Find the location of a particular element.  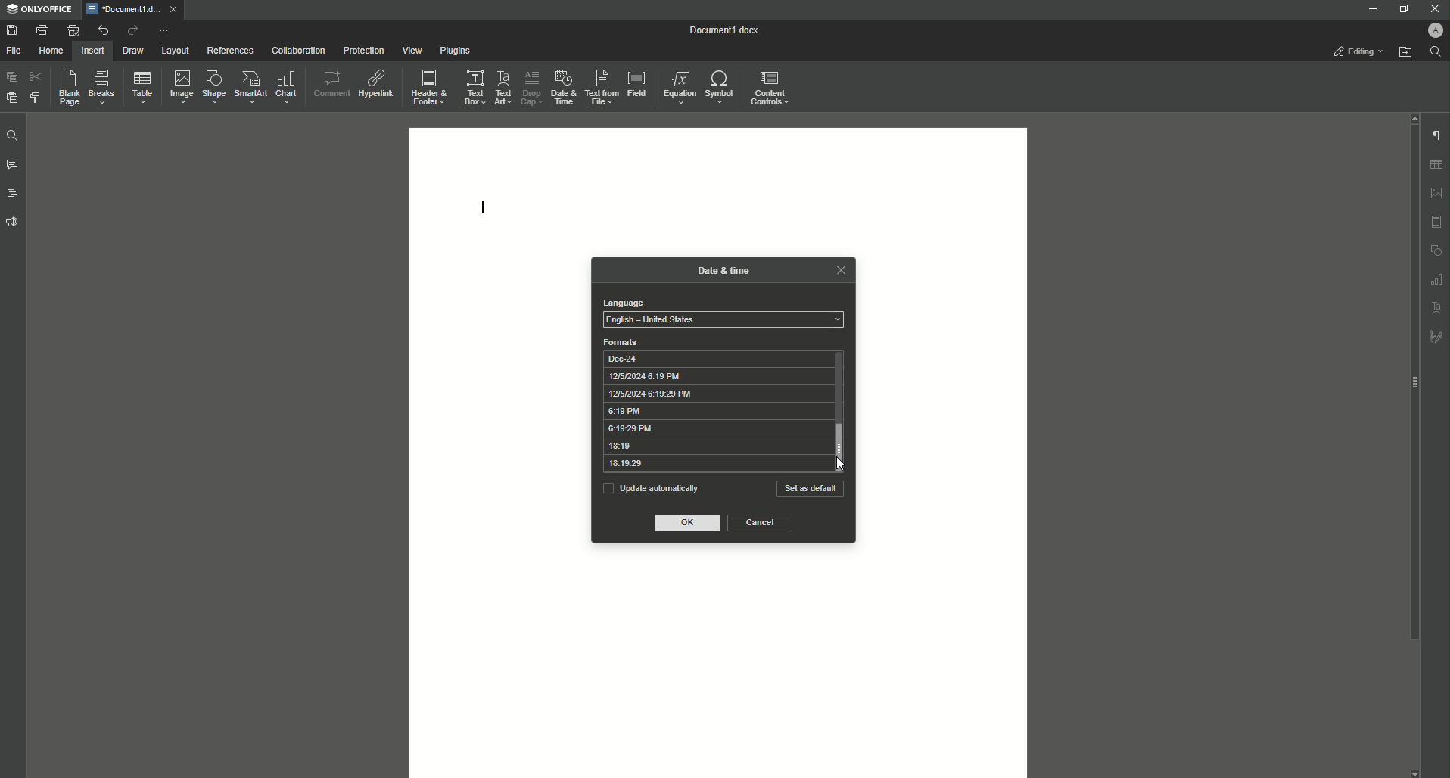

18:19:29 is located at coordinates (714, 465).